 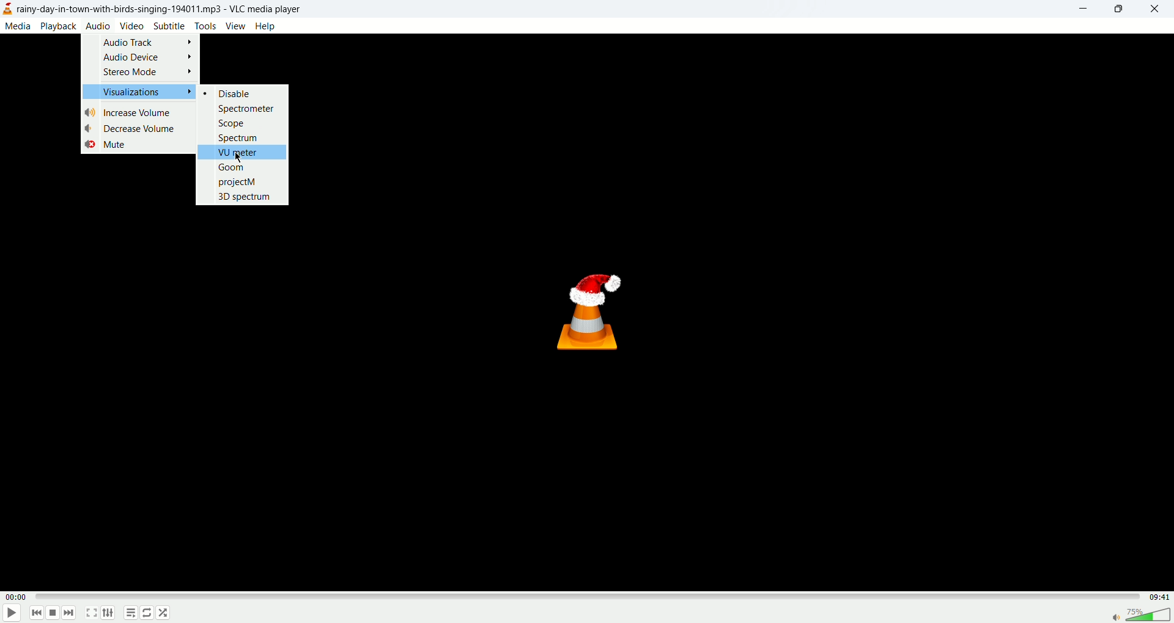 I want to click on spectrum, so click(x=239, y=138).